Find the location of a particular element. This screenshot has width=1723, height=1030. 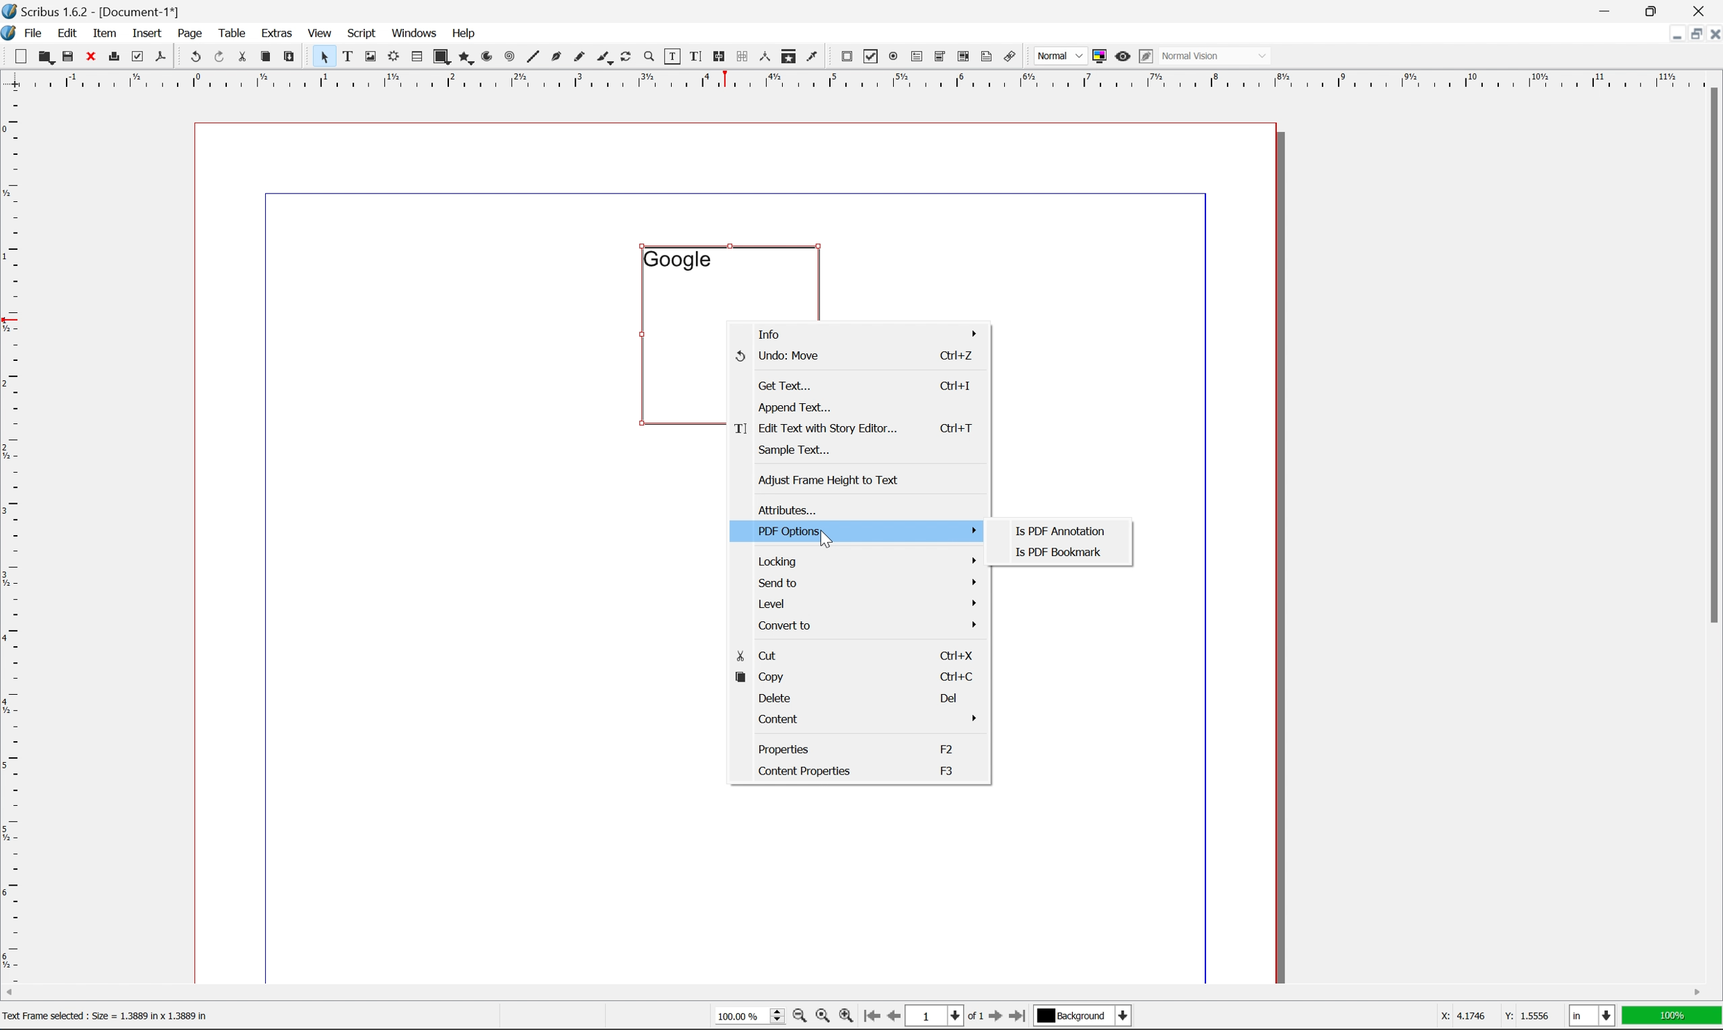

save as pdf is located at coordinates (162, 56).